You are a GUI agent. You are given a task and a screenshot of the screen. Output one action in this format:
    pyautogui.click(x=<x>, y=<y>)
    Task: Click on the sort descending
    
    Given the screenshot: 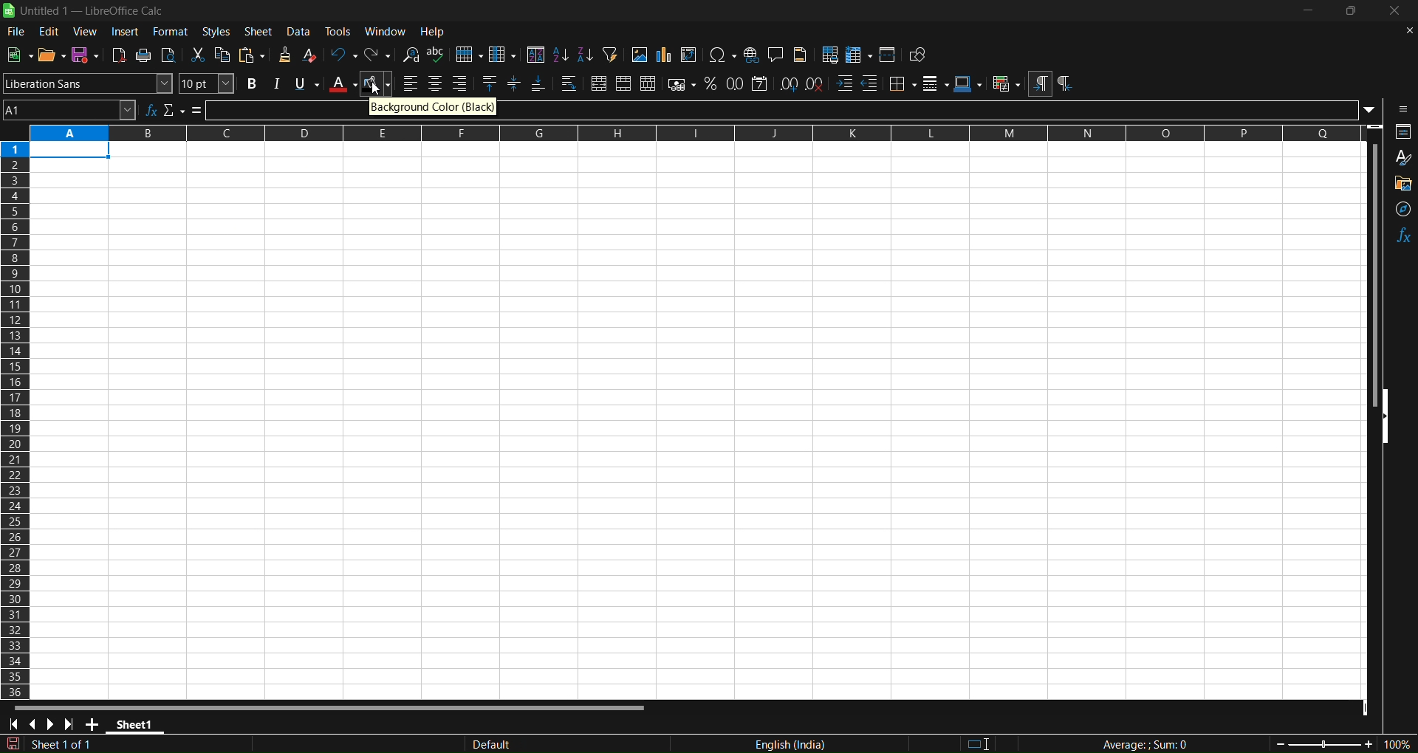 What is the action you would take?
    pyautogui.click(x=585, y=55)
    